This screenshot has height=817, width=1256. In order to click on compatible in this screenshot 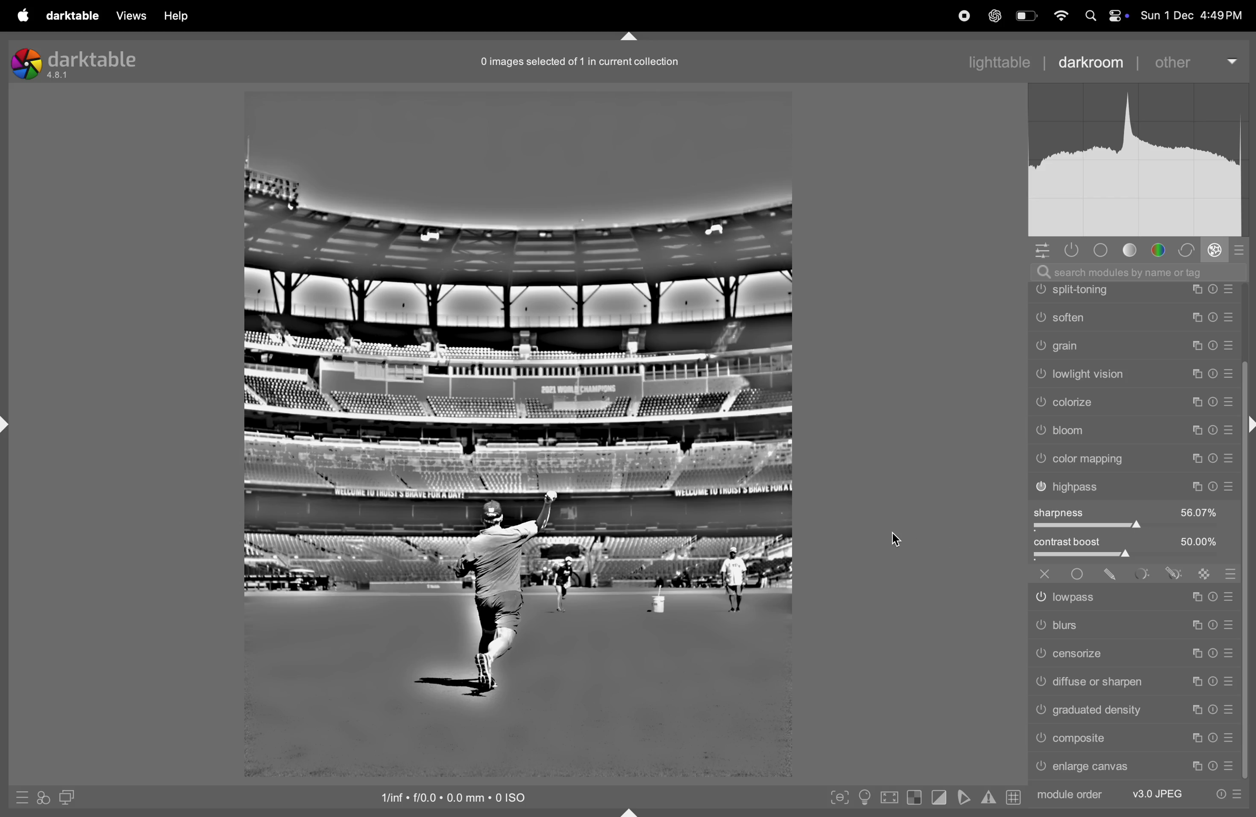, I will do `click(1134, 739)`.